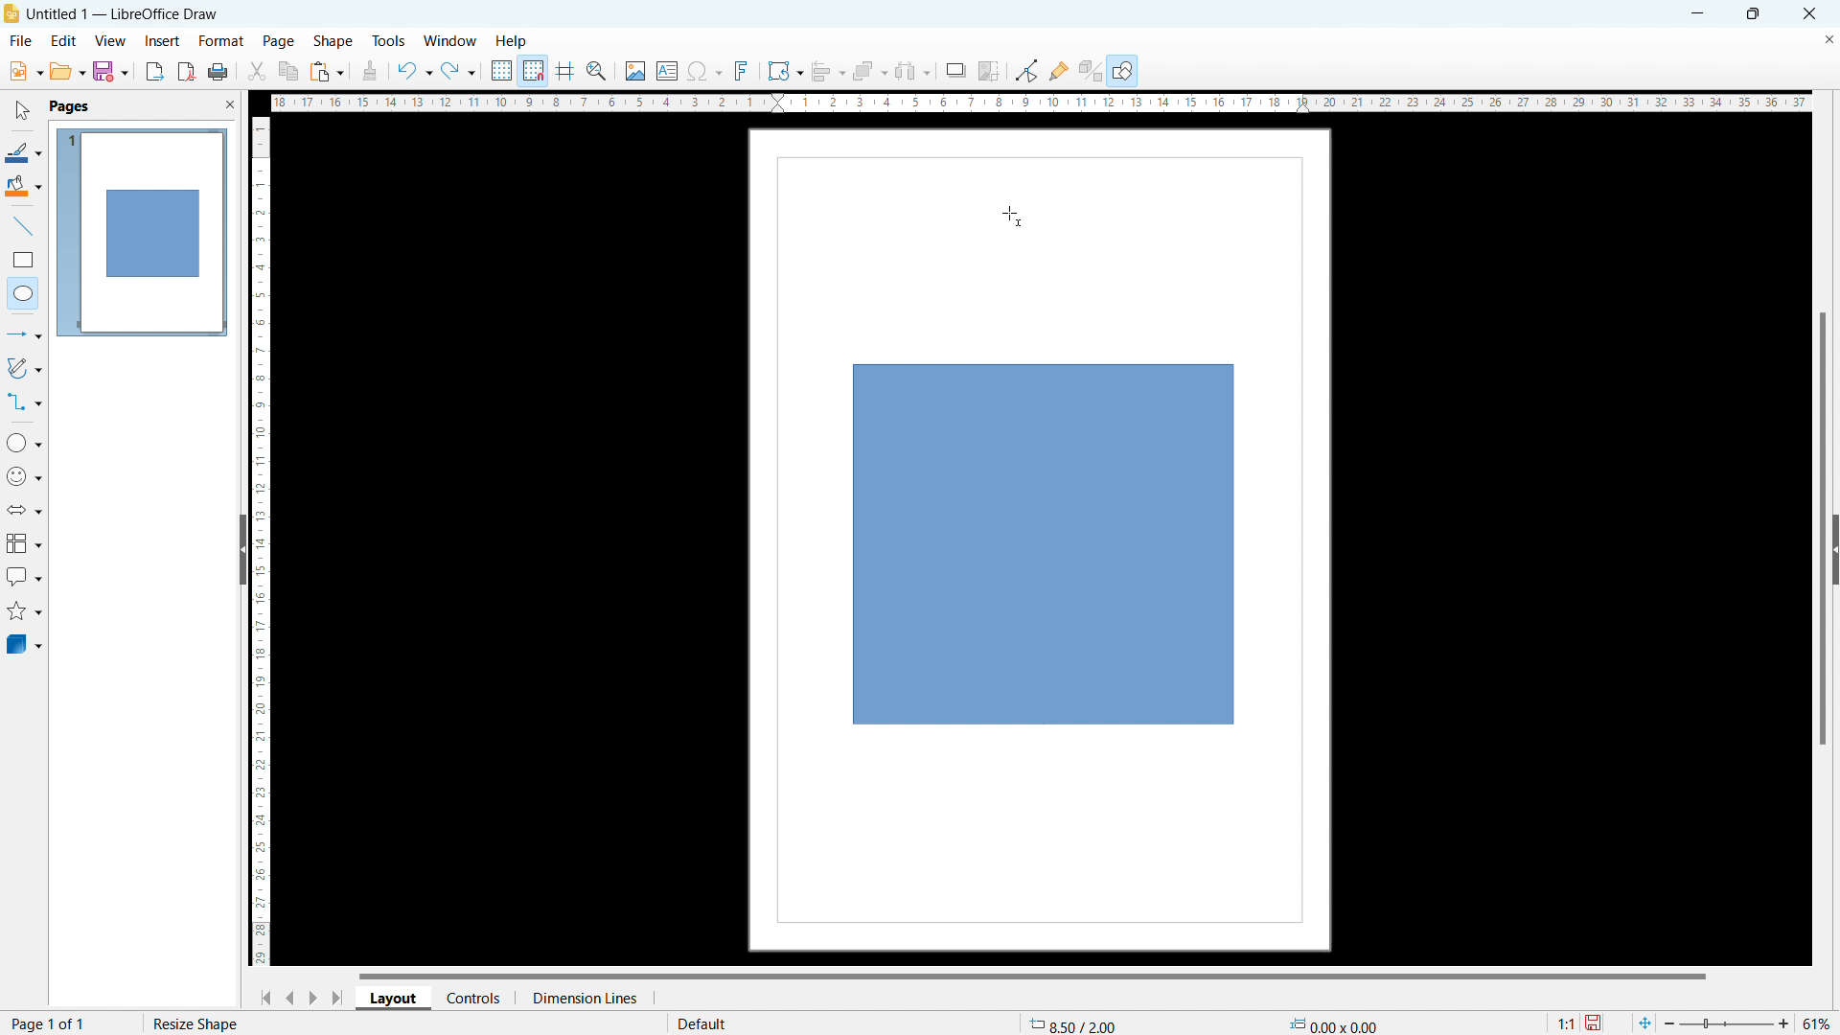  What do you see at coordinates (23, 260) in the screenshot?
I see `rectangle` at bounding box center [23, 260].